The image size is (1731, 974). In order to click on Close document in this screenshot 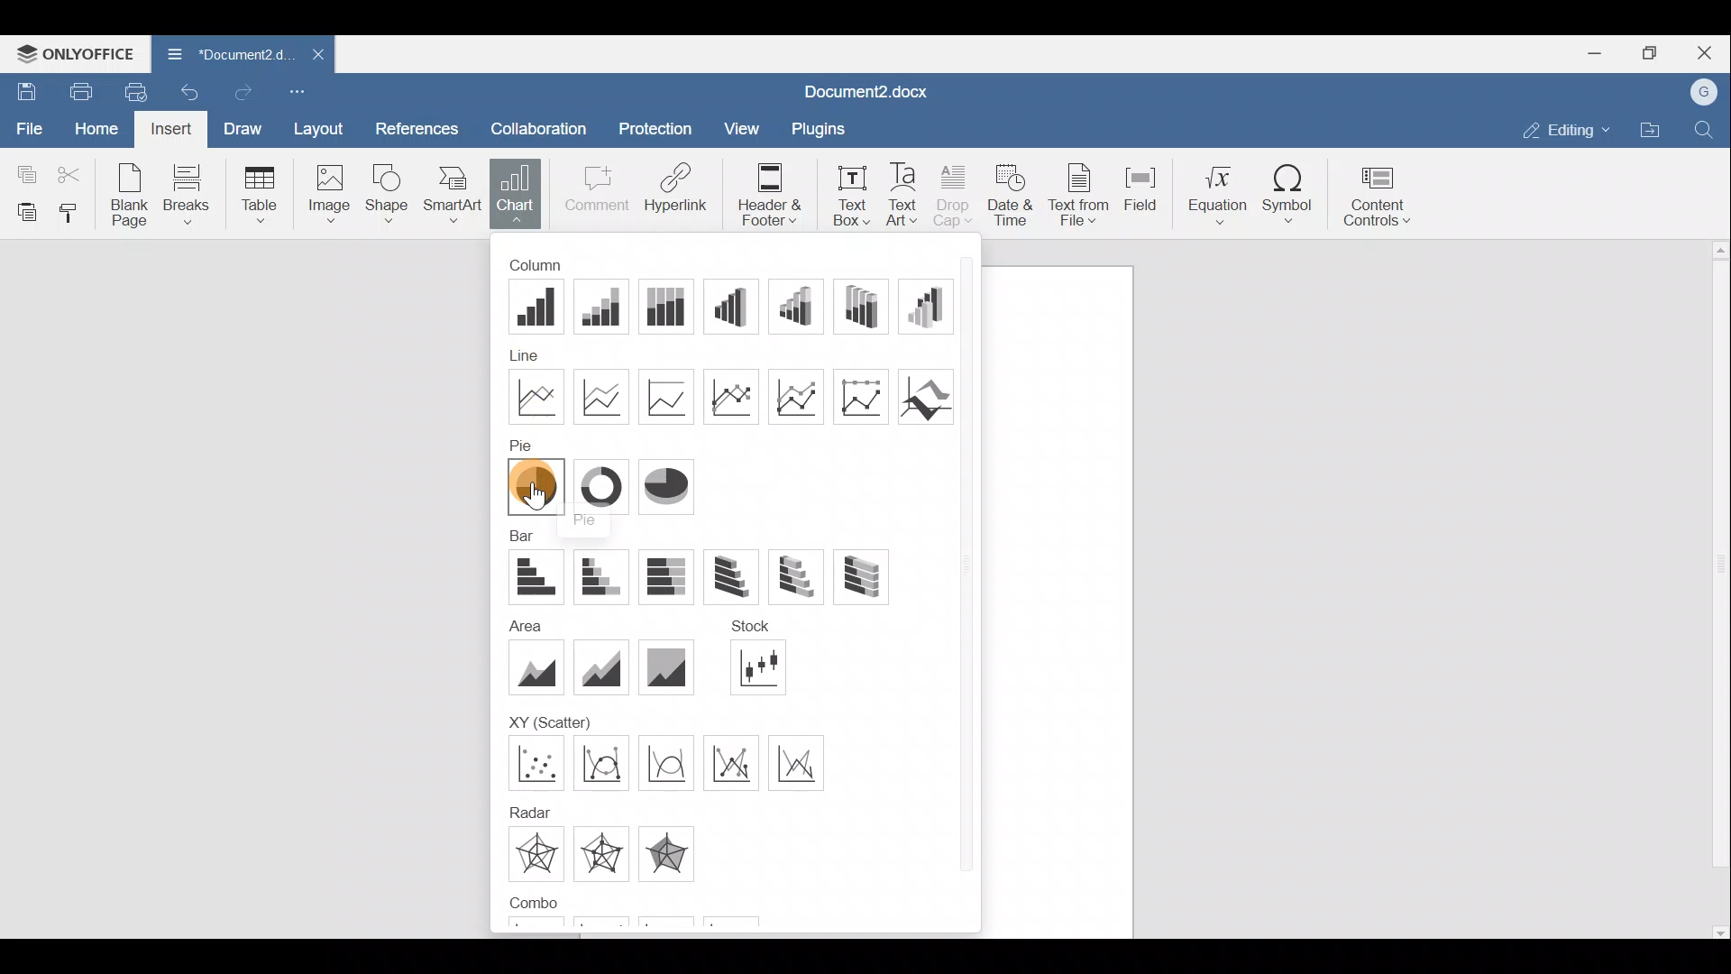, I will do `click(315, 56)`.